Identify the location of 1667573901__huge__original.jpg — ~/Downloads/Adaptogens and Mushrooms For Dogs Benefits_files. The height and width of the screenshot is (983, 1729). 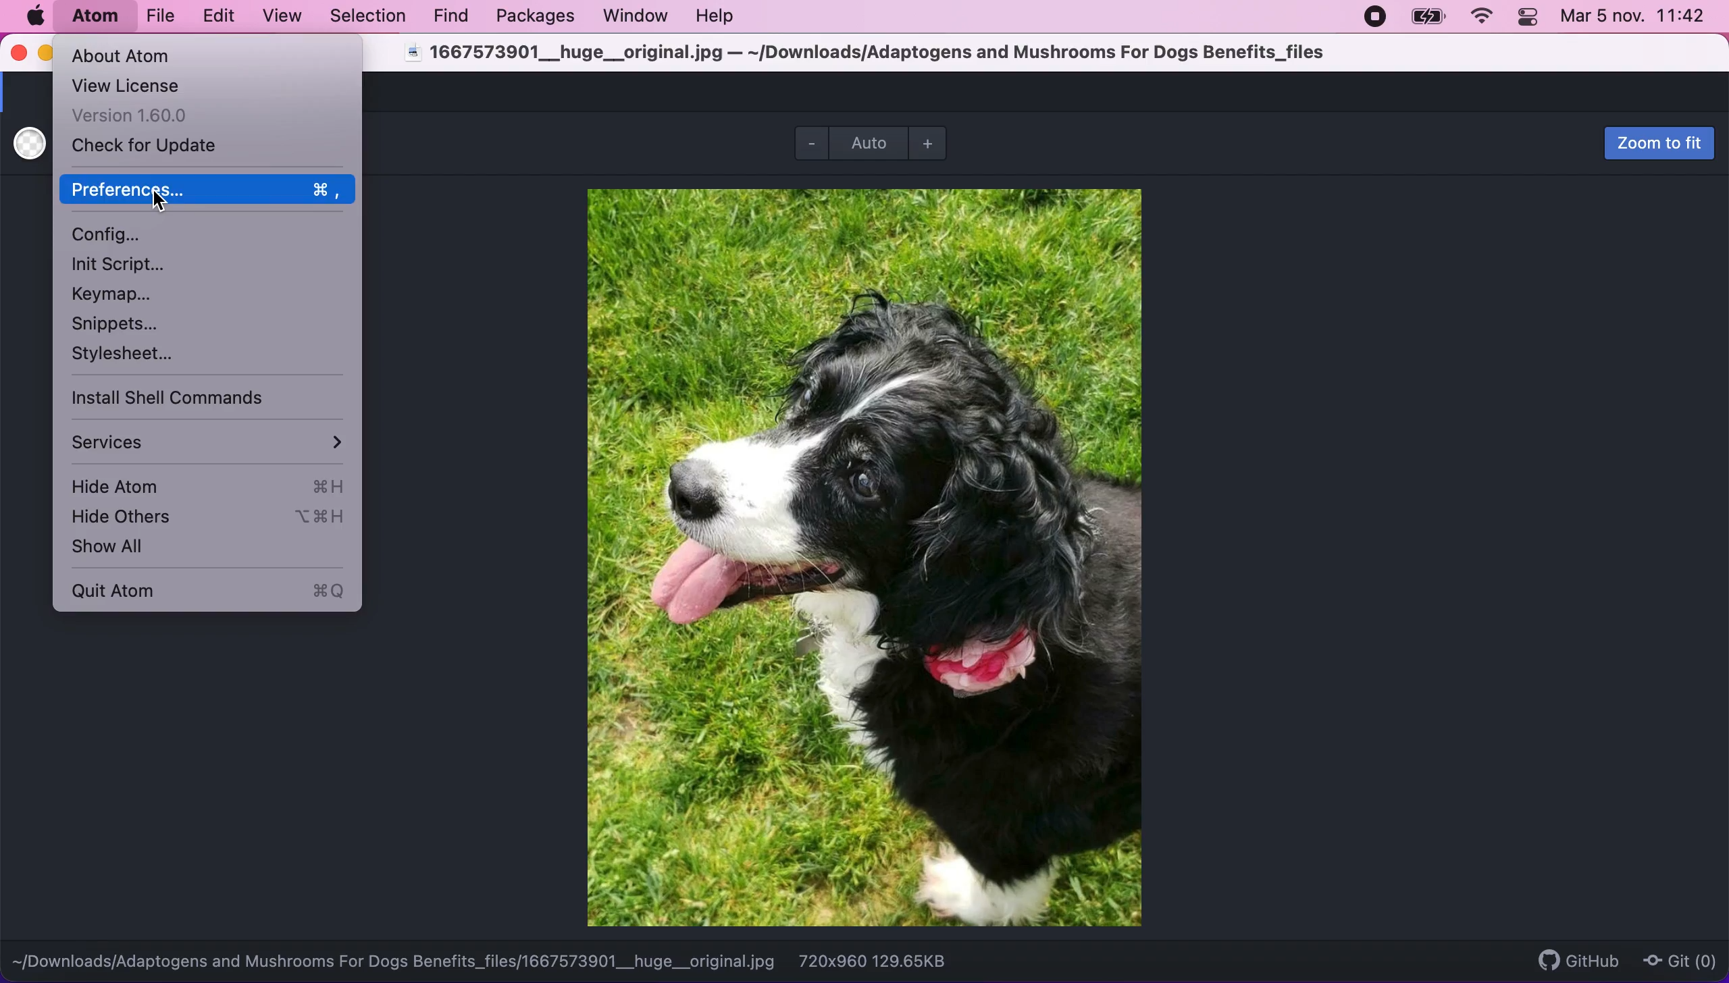
(862, 54).